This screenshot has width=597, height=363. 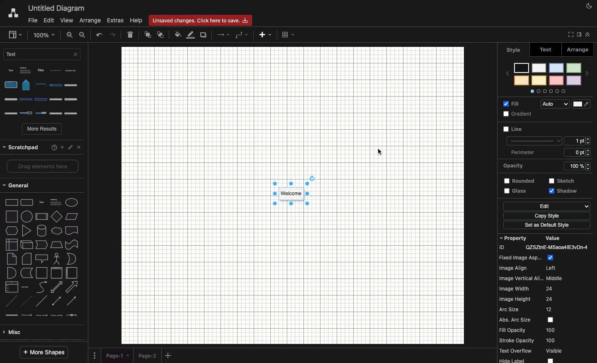 I want to click on Add, so click(x=169, y=356).